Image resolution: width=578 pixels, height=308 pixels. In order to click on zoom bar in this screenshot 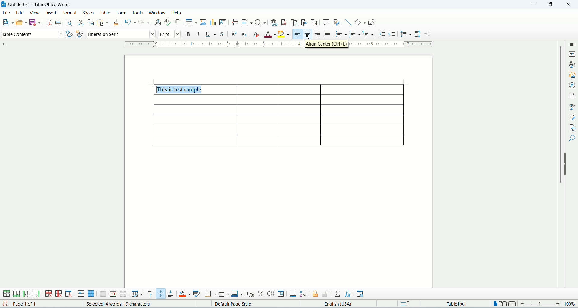, I will do `click(541, 304)`.